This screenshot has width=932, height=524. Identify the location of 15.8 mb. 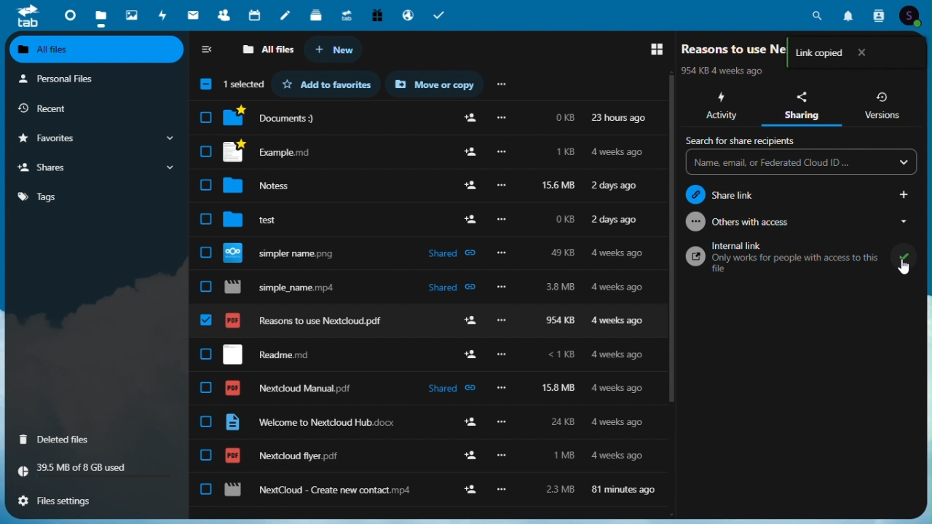
(556, 386).